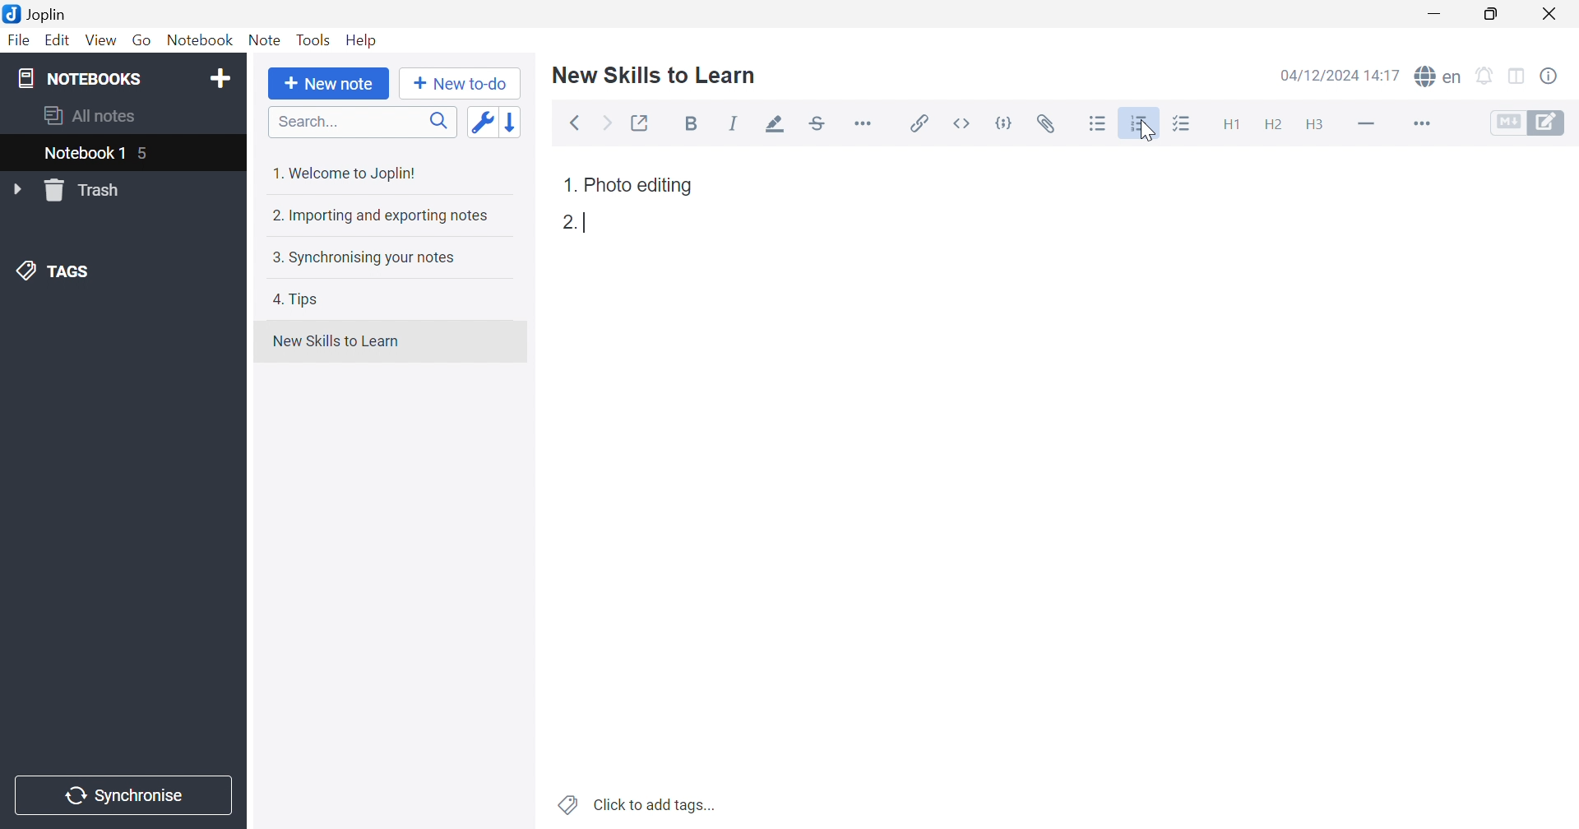 The image size is (1579, 829). What do you see at coordinates (363, 122) in the screenshot?
I see `Search...` at bounding box center [363, 122].